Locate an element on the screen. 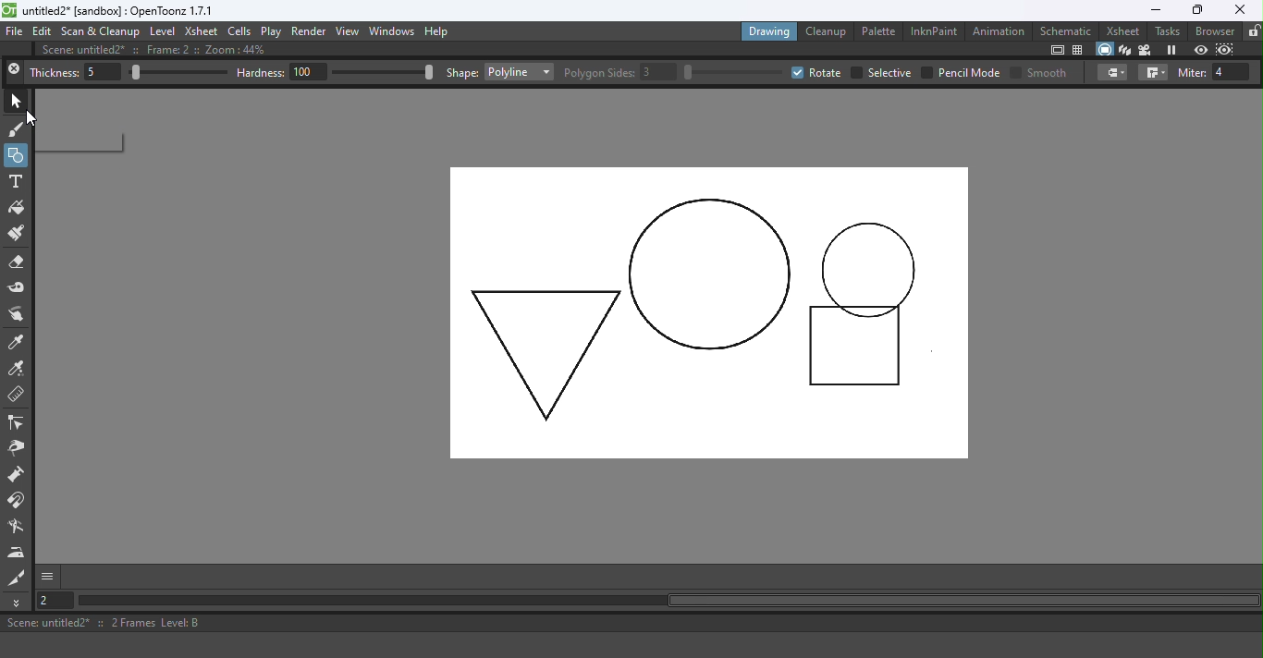 The image size is (1263, 658). Render is located at coordinates (310, 30).